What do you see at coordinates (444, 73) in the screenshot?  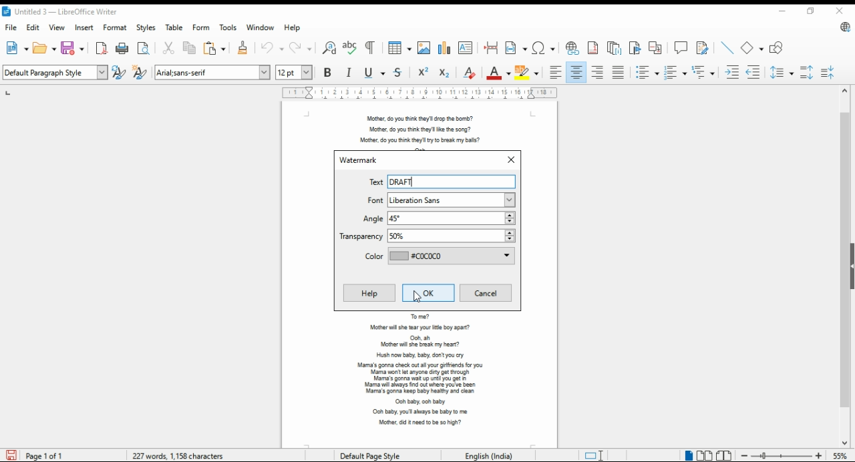 I see `subscript` at bounding box center [444, 73].